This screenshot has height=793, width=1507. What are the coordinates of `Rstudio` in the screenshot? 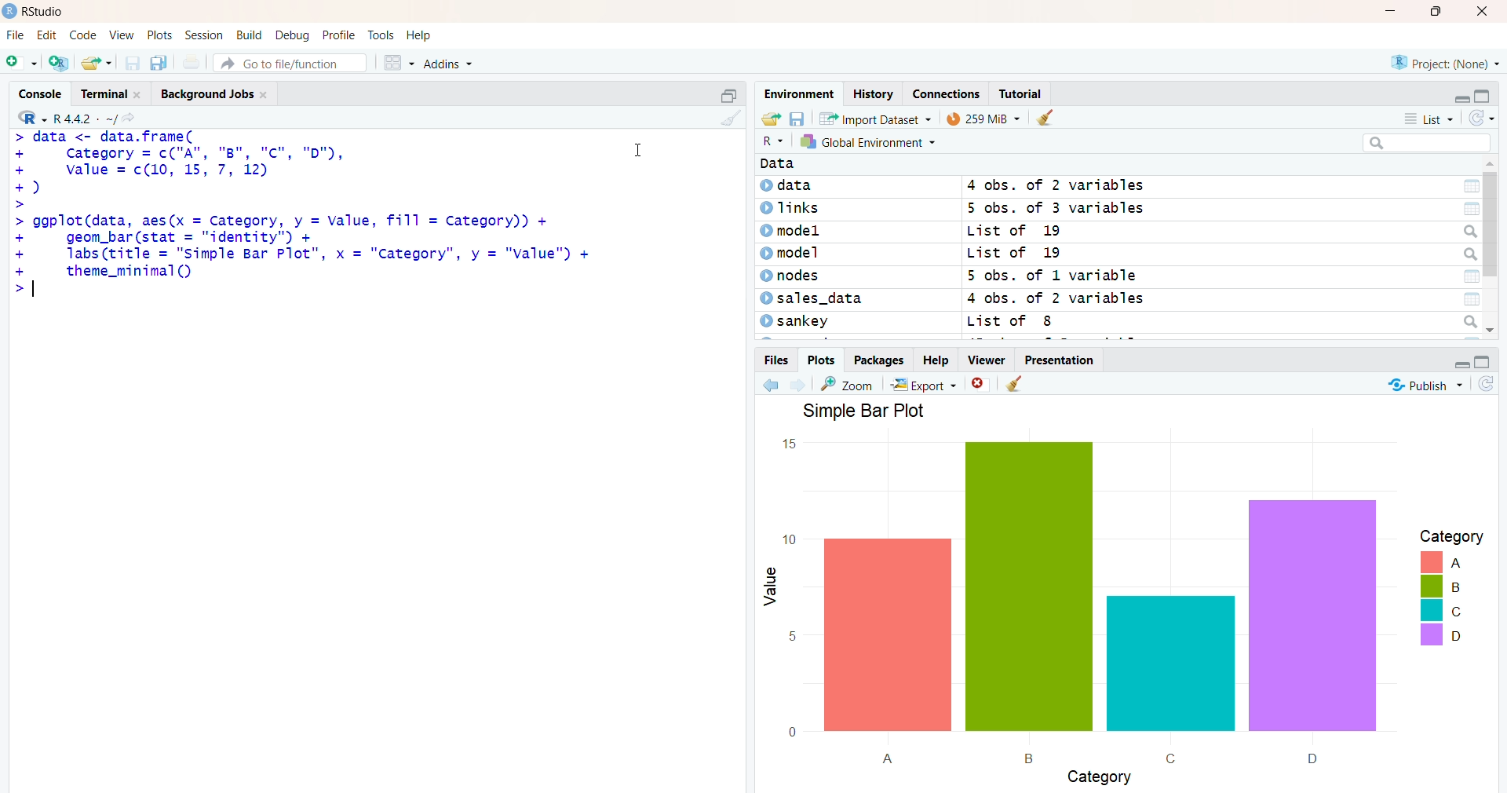 It's located at (48, 12).